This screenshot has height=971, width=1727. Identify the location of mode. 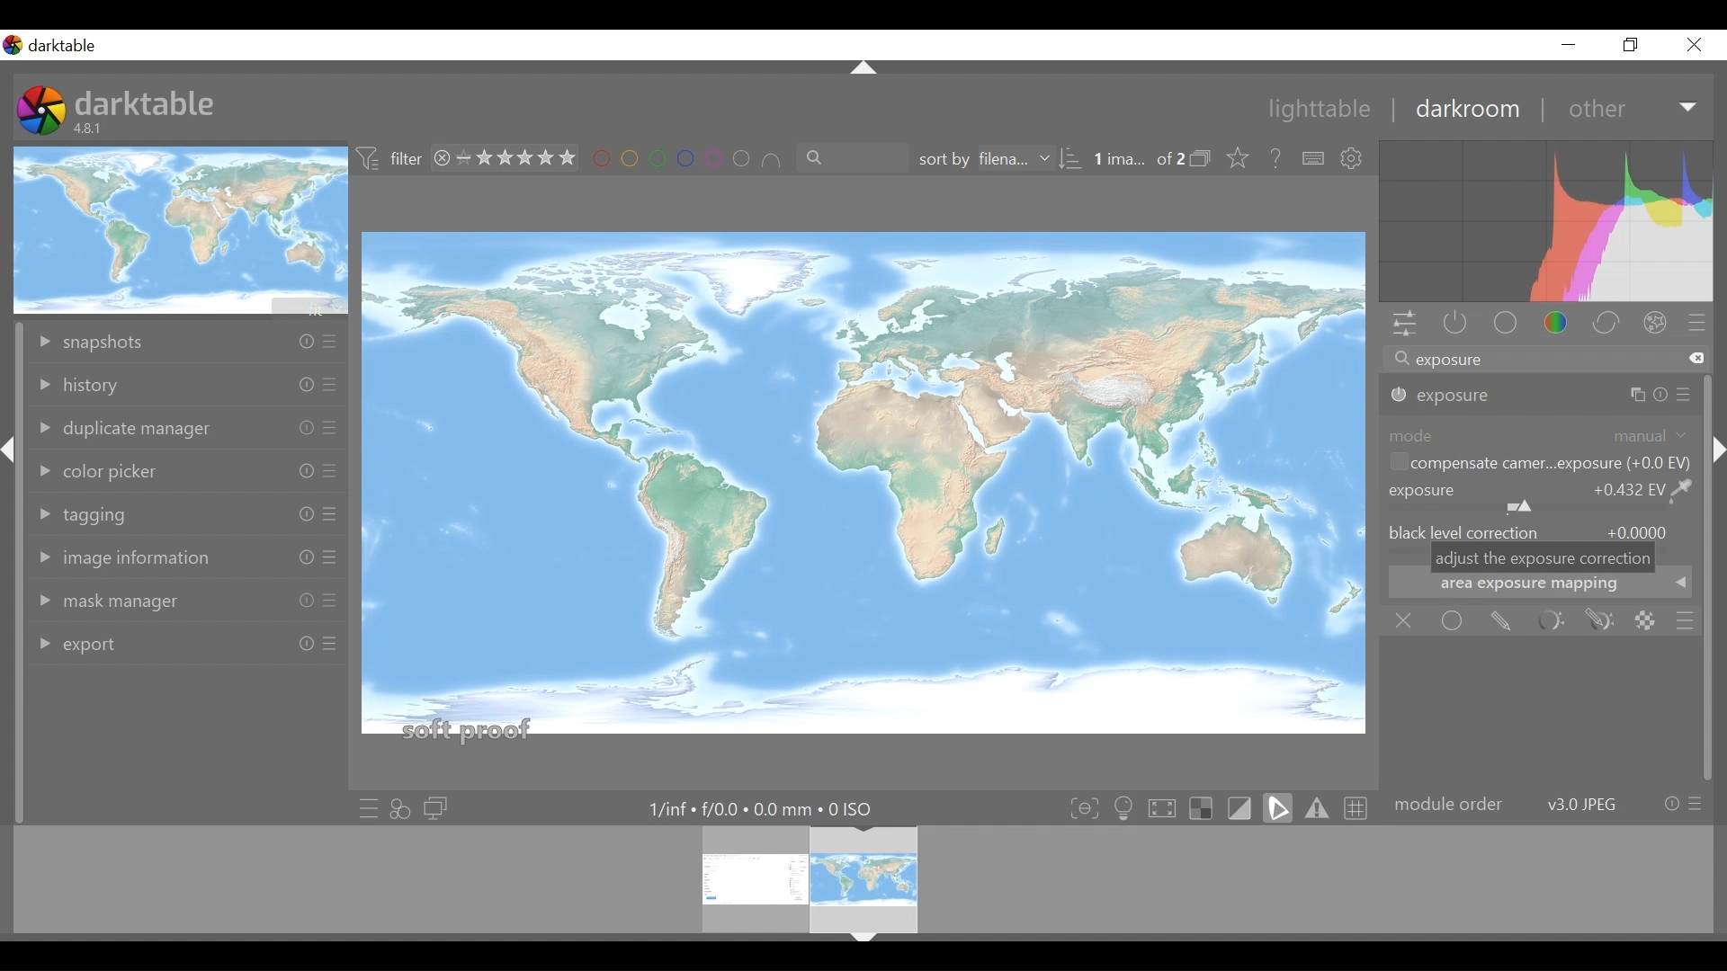
(1540, 434).